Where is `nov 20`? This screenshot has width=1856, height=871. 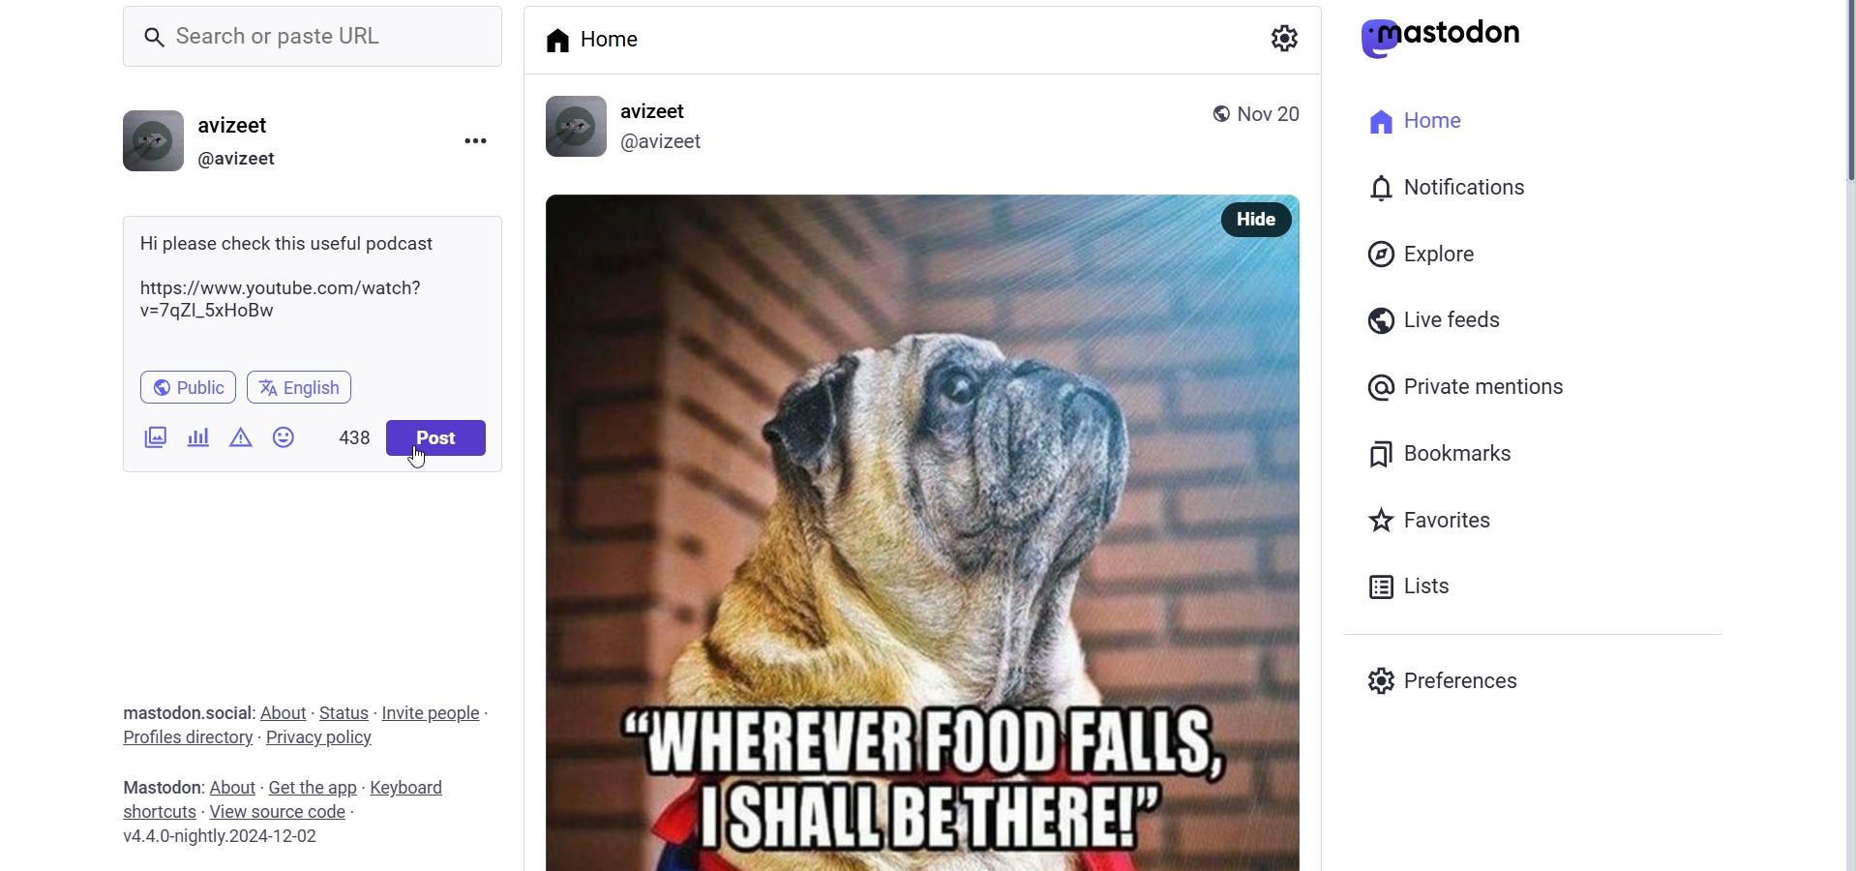 nov 20 is located at coordinates (1280, 115).